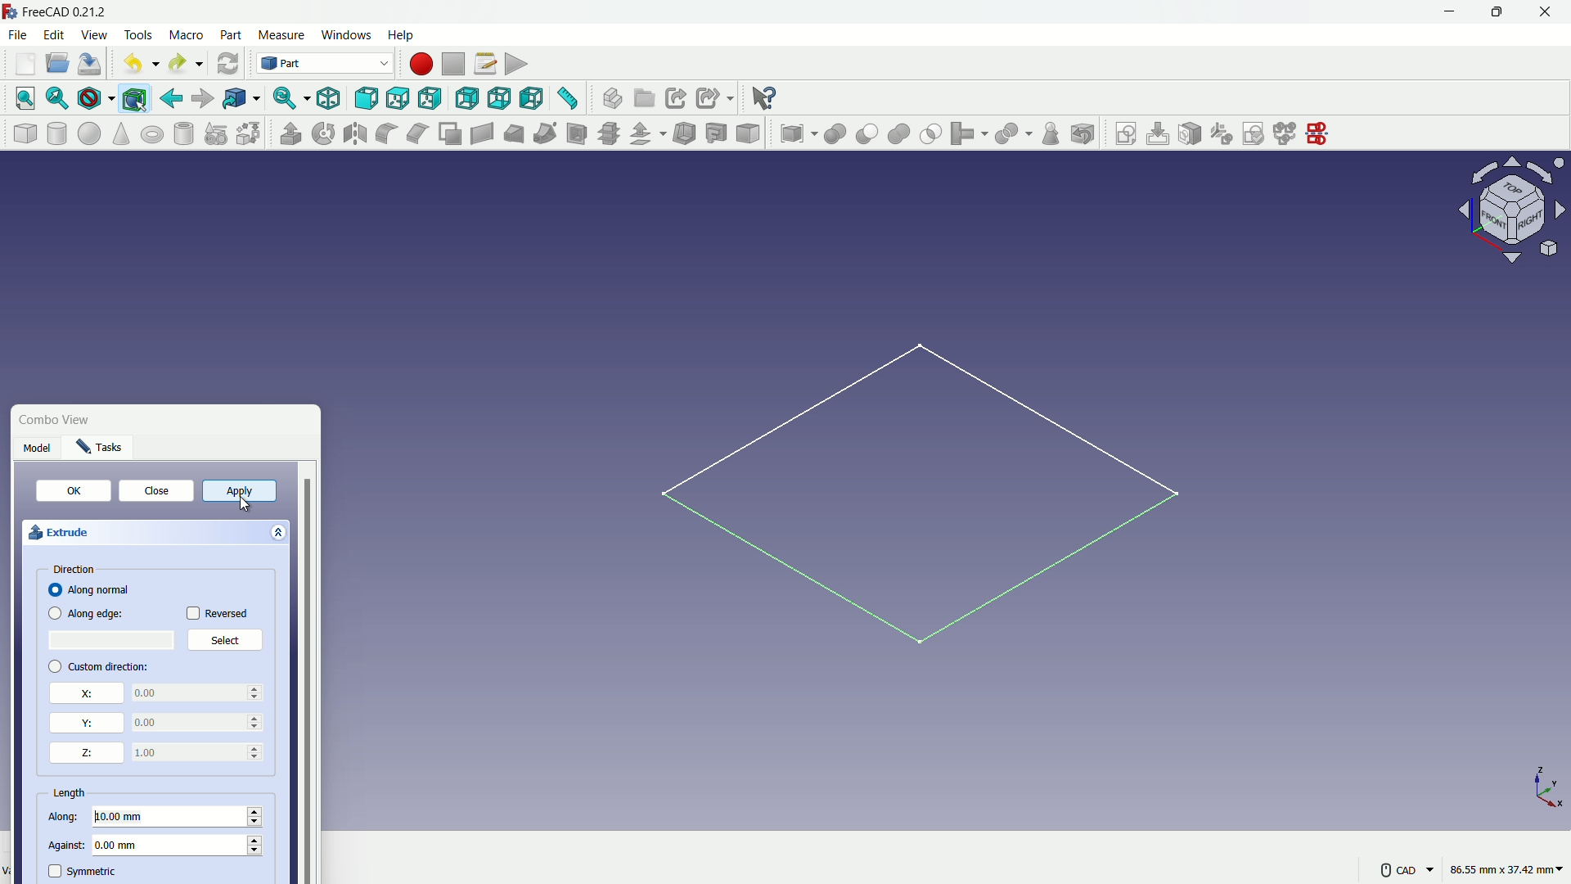 The image size is (1571, 884). Describe the element at coordinates (187, 35) in the screenshot. I see `macro` at that location.